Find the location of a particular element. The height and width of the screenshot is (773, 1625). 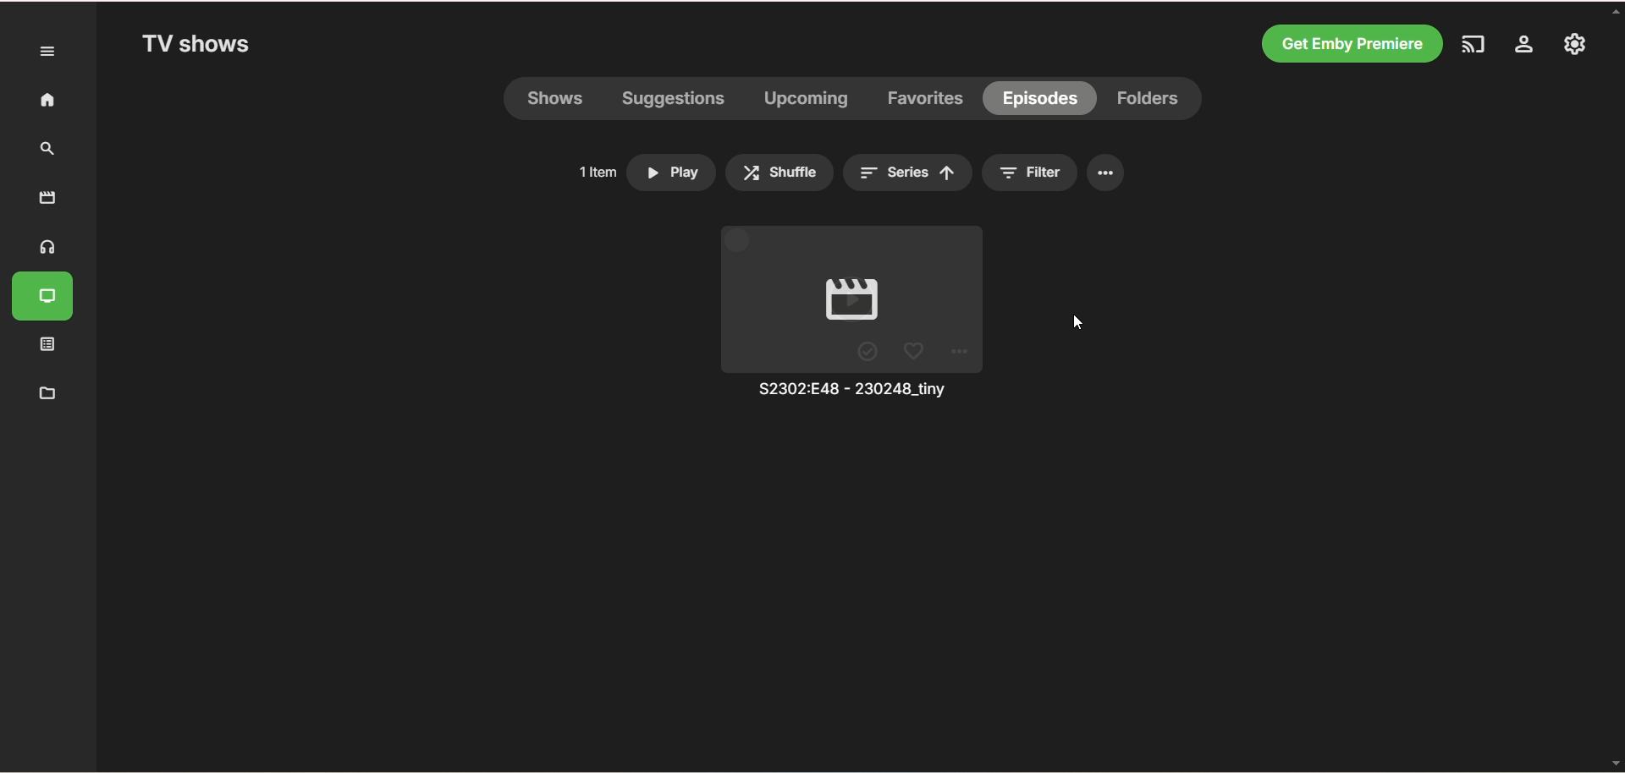

manage emby server is located at coordinates (1573, 44).